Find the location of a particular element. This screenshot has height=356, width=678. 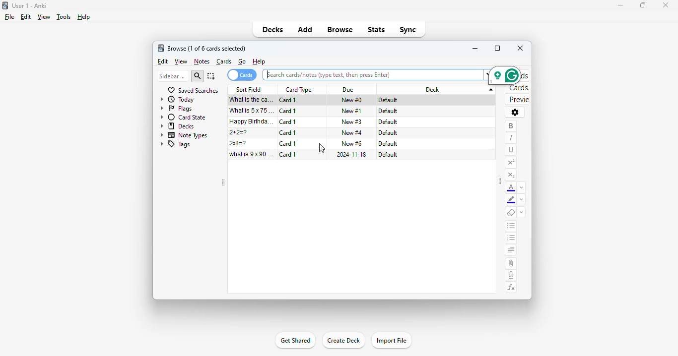

change color is located at coordinates (522, 200).